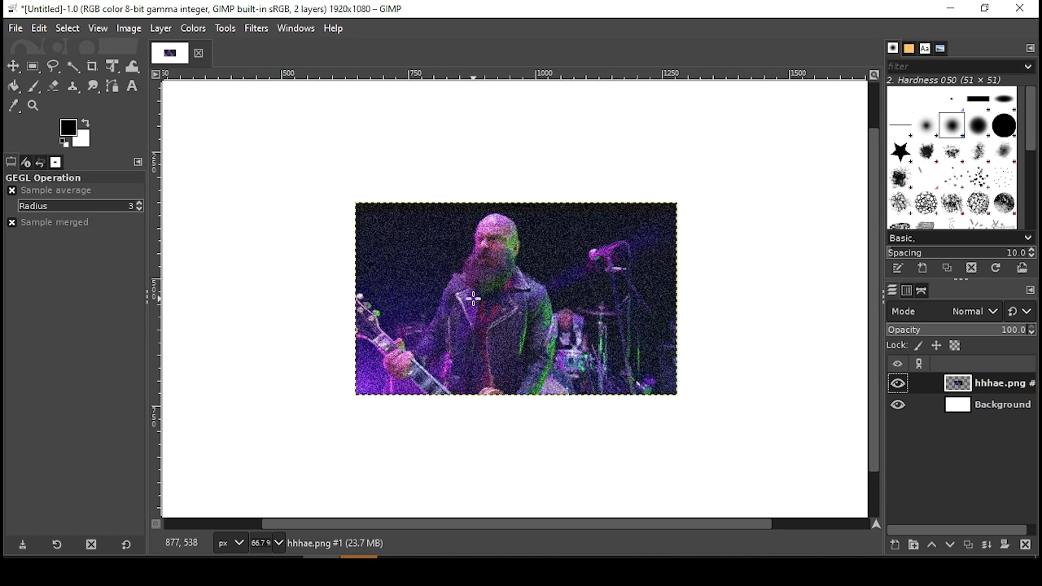  Describe the element at coordinates (963, 238) in the screenshot. I see `select brush preset` at that location.